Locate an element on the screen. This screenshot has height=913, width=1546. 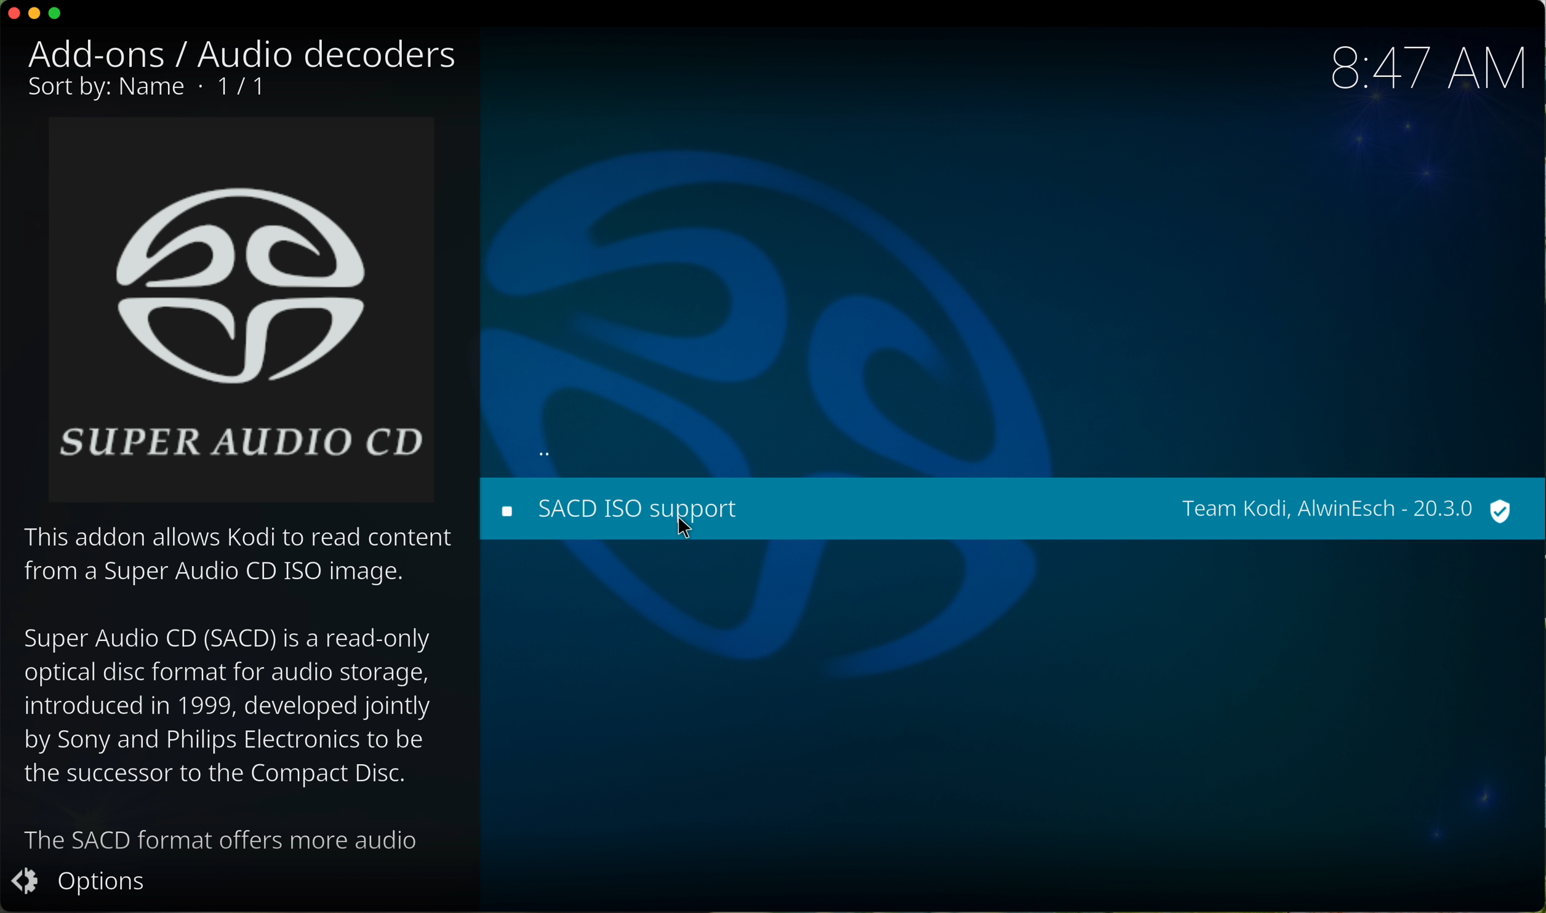
maximize program is located at coordinates (57, 15).